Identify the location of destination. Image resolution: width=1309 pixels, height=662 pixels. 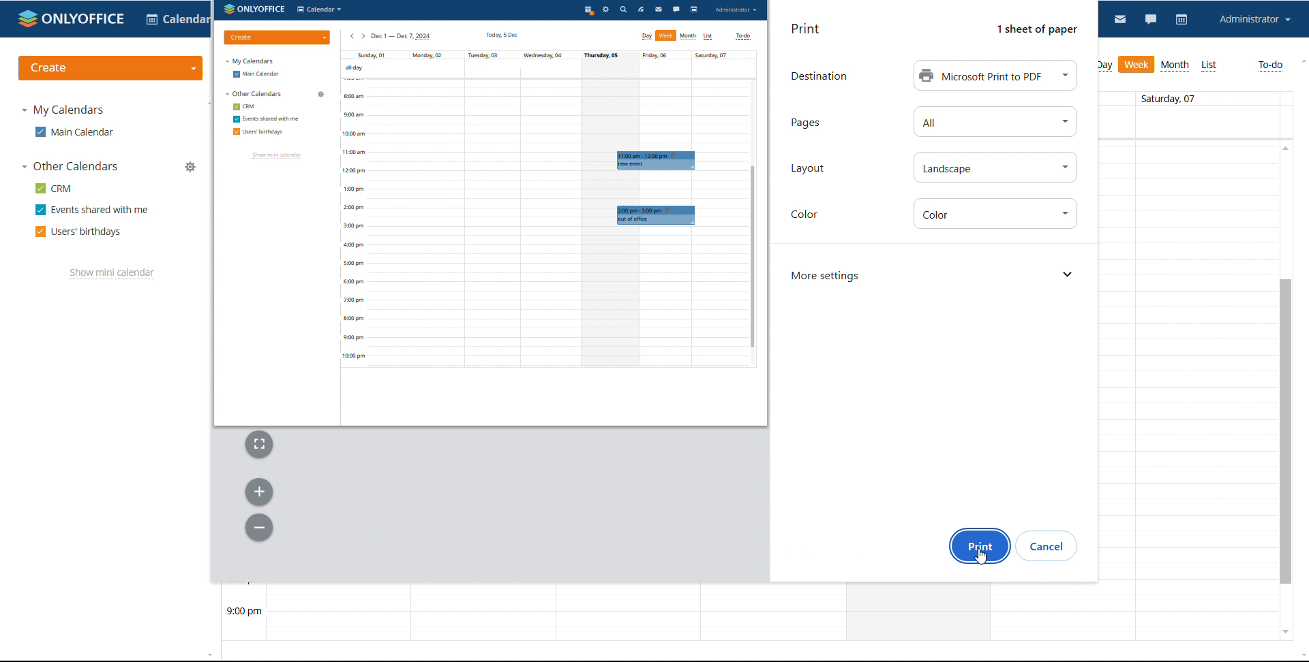
(996, 75).